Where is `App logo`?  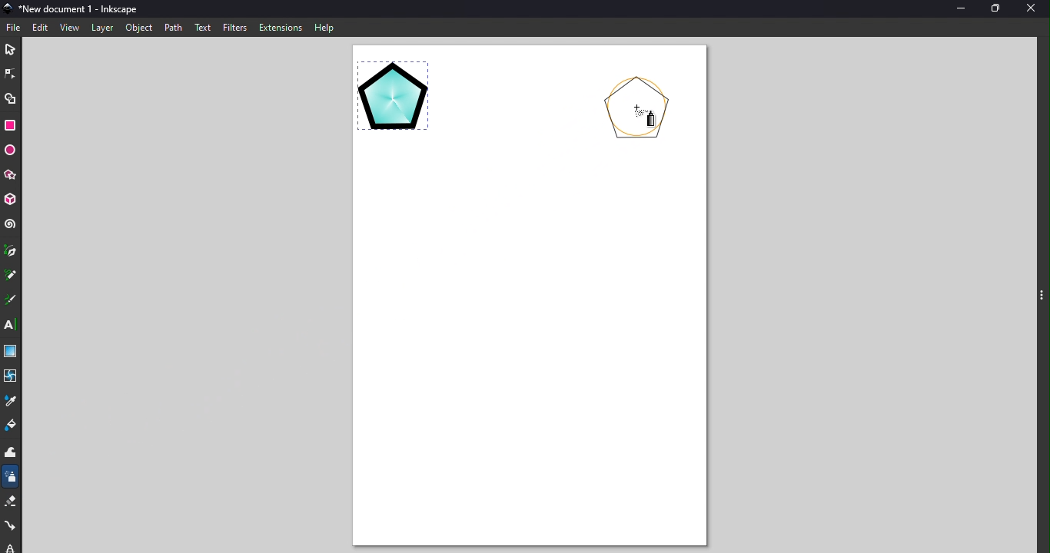 App logo is located at coordinates (7, 7).